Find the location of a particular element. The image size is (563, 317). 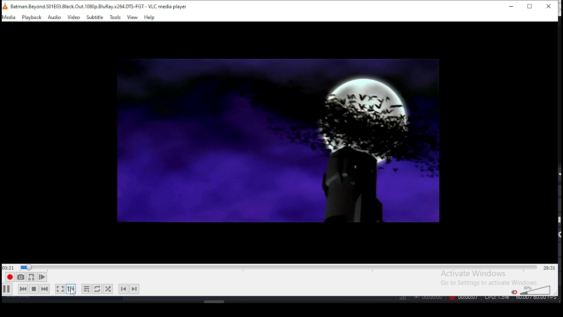

close window is located at coordinates (549, 7).